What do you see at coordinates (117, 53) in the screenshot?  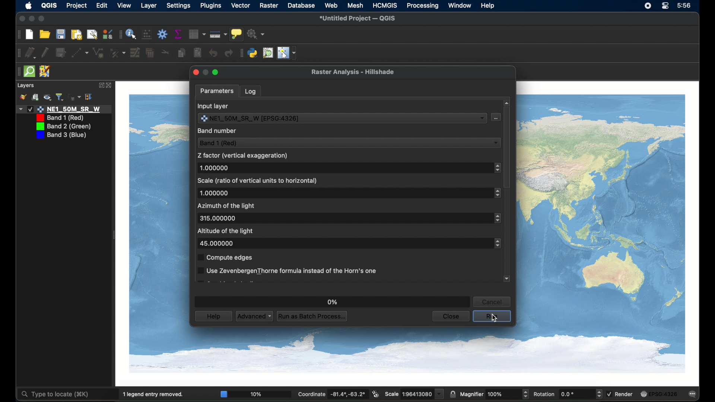 I see `vertex tool` at bounding box center [117, 53].